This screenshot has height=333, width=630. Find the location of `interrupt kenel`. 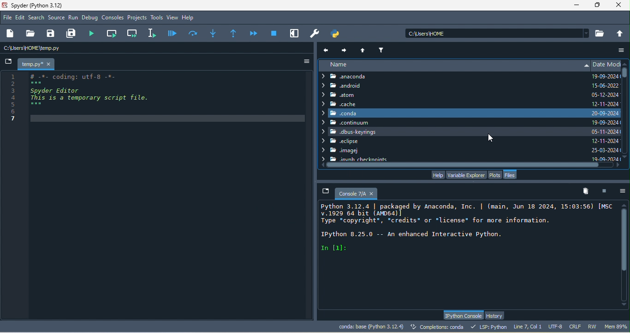

interrupt kenel is located at coordinates (606, 190).